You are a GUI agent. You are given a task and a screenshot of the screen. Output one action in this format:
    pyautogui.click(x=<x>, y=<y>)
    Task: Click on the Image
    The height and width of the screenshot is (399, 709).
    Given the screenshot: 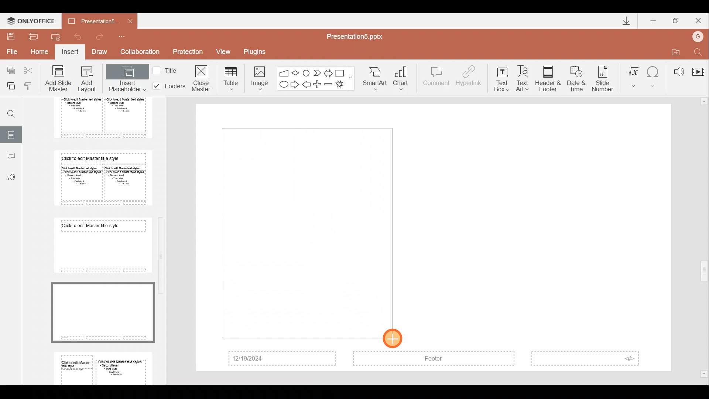 What is the action you would take?
    pyautogui.click(x=257, y=77)
    